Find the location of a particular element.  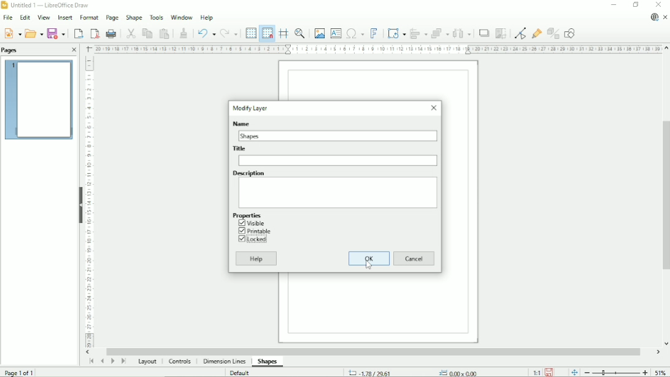

New is located at coordinates (13, 33).